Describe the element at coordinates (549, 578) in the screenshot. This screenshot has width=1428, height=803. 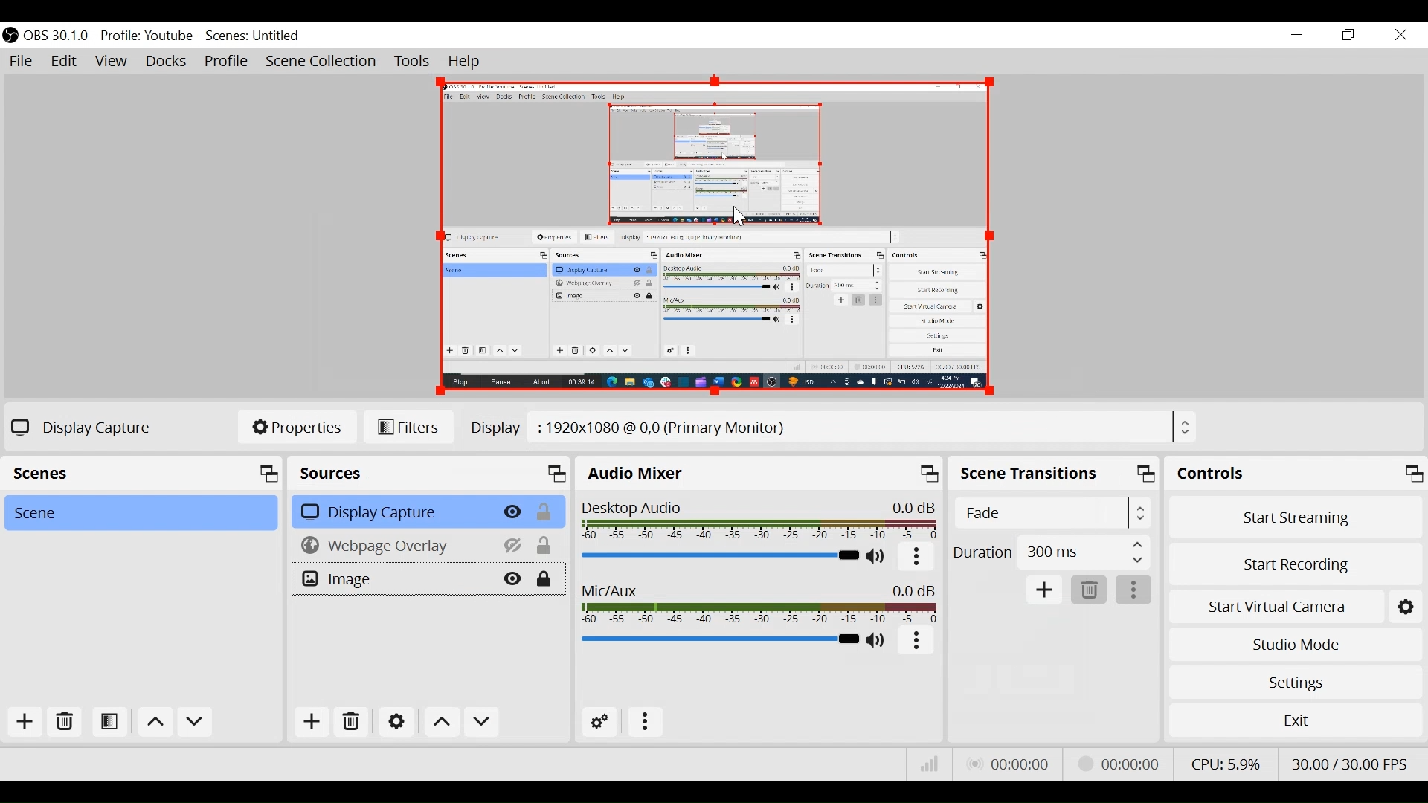
I see `(un)lock` at that location.